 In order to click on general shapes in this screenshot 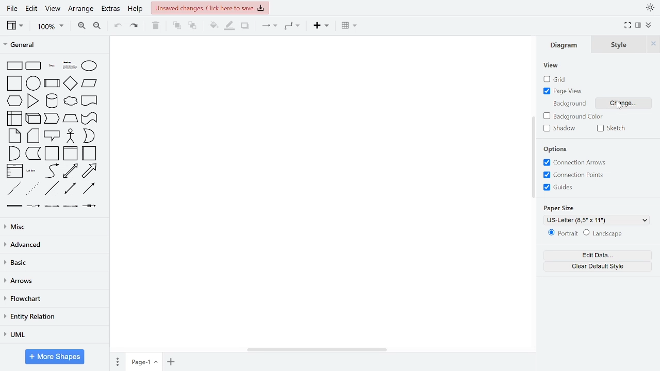, I will do `click(32, 136)`.